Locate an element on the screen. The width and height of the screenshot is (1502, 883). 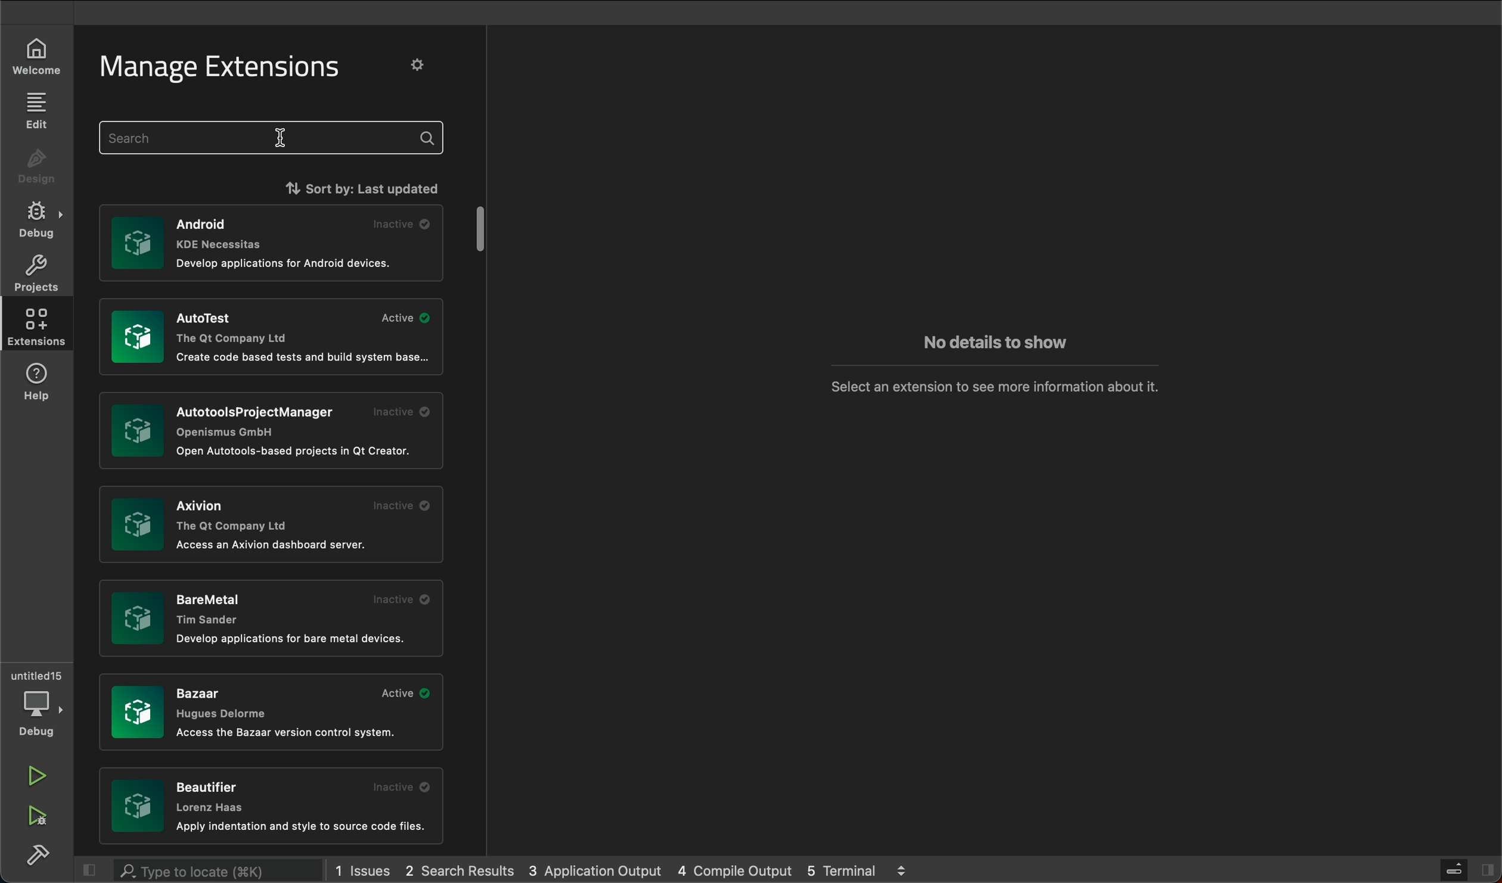
sort is located at coordinates (355, 186).